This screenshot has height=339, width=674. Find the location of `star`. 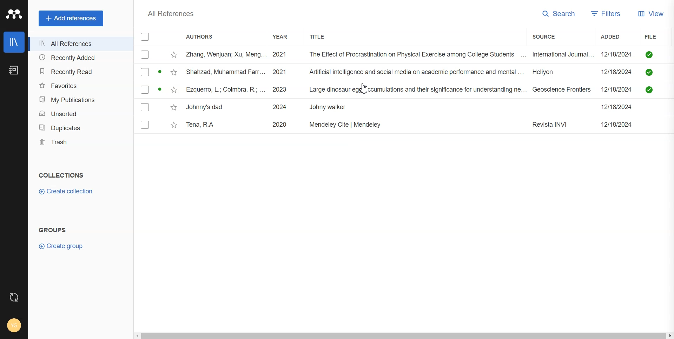

star is located at coordinates (174, 72).